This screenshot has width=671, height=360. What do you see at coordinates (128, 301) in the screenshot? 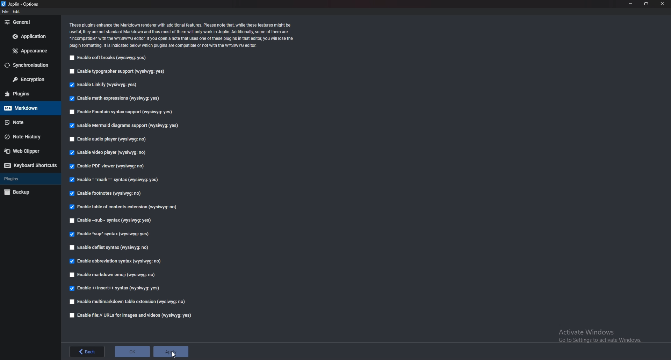
I see `enable multimarkdown table extension` at bounding box center [128, 301].